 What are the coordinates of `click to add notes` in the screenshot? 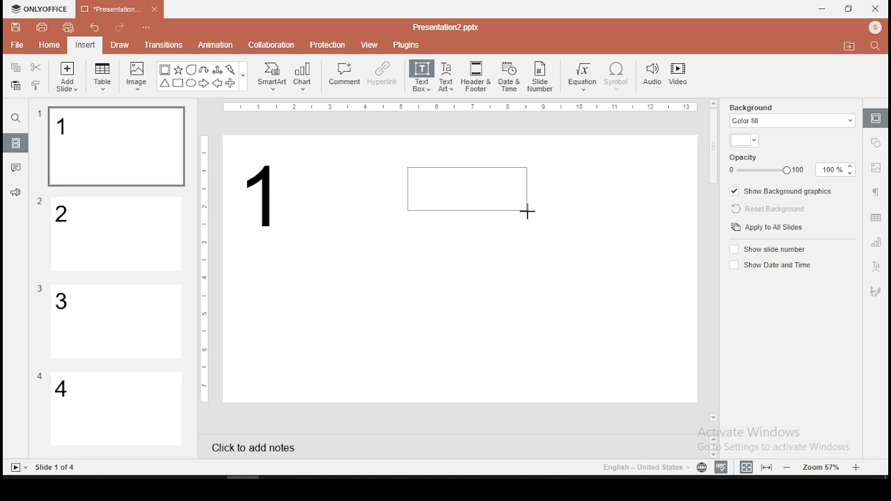 It's located at (258, 446).